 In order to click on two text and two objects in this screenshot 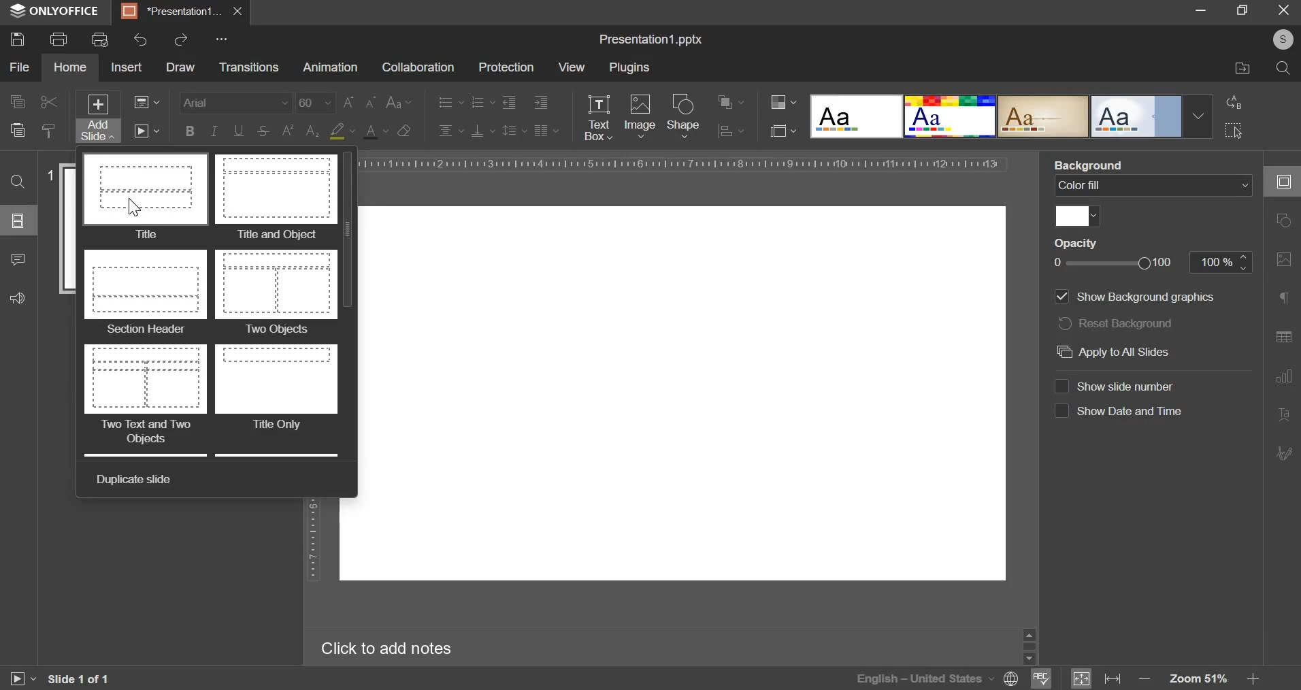, I will do `click(145, 395)`.